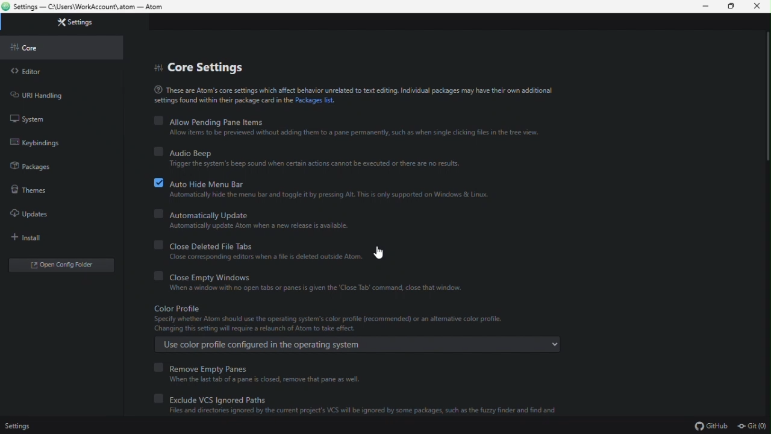 This screenshot has height=434, width=771. Describe the element at coordinates (210, 121) in the screenshot. I see `Allow pending pane items` at that location.